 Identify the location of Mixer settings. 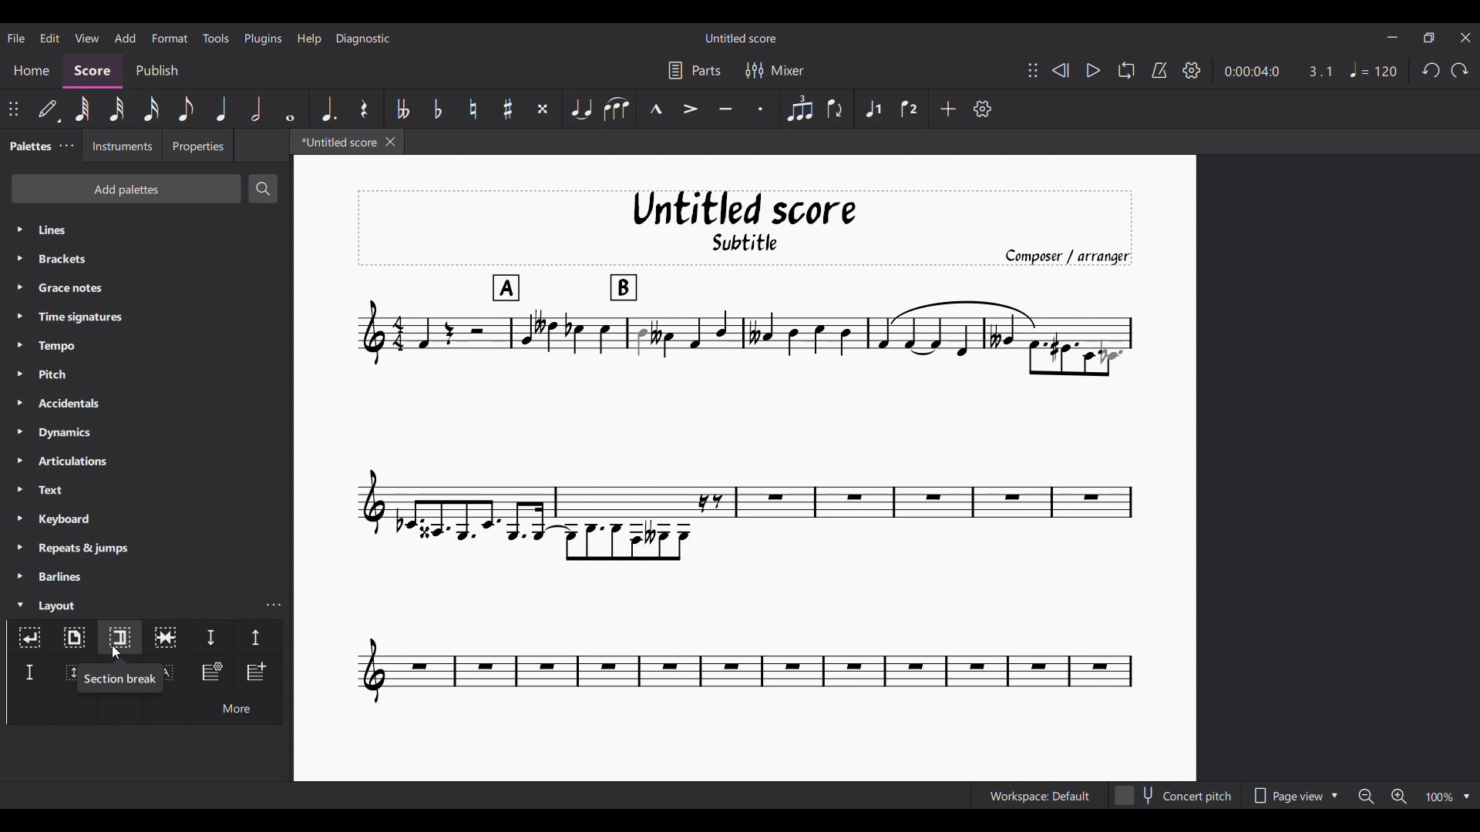
(775, 71).